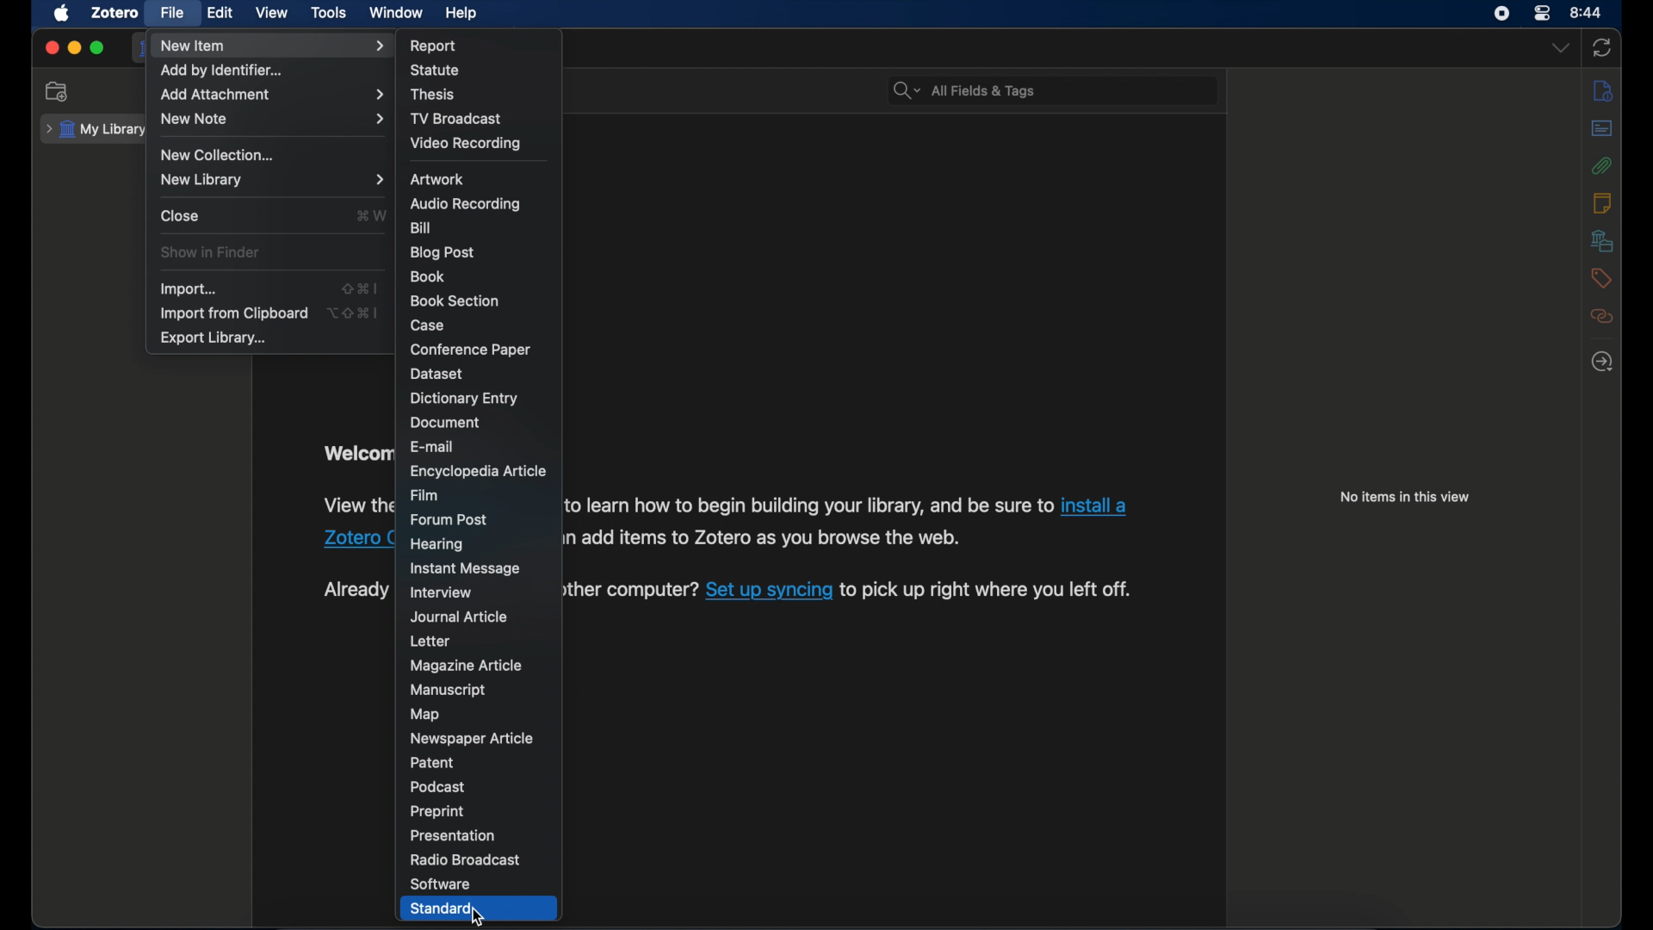  What do you see at coordinates (1601, 278) in the screenshot?
I see `tags` at bounding box center [1601, 278].